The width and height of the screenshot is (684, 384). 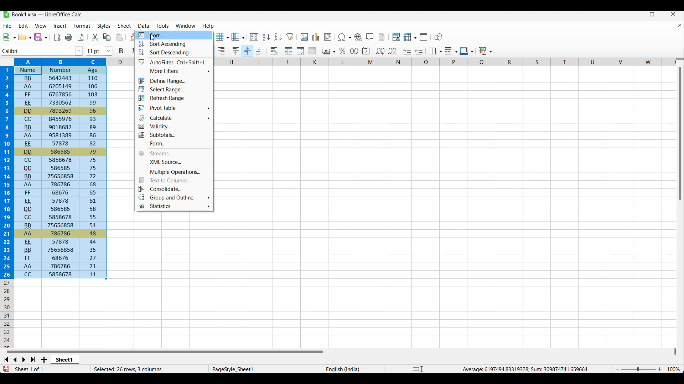 What do you see at coordinates (24, 26) in the screenshot?
I see `Edit menu` at bounding box center [24, 26].